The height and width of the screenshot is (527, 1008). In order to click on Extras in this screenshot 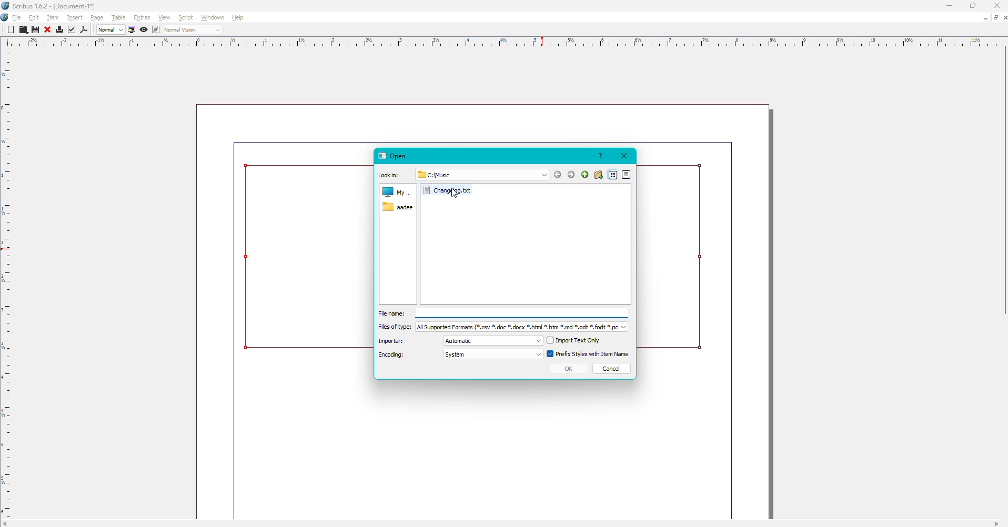, I will do `click(142, 18)`.